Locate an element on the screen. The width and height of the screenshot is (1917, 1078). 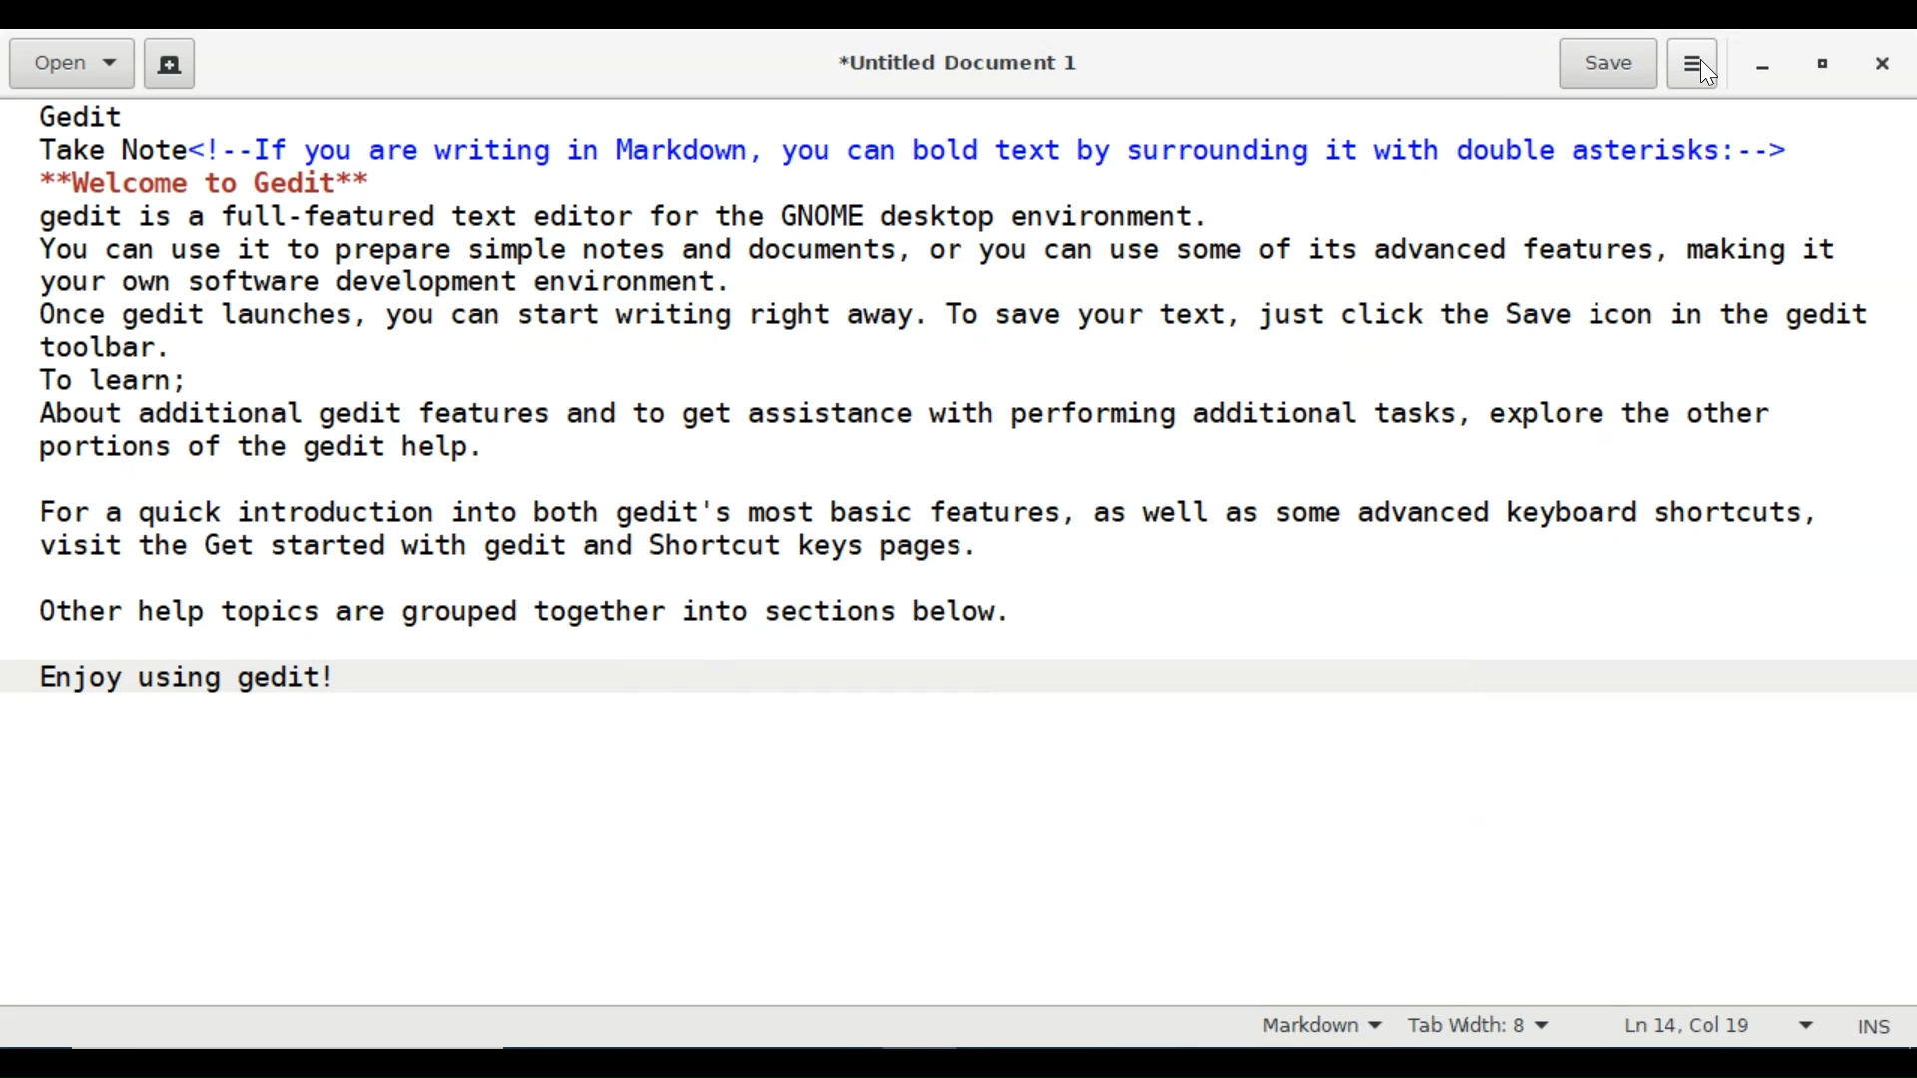
To learn; is located at coordinates (114, 379).